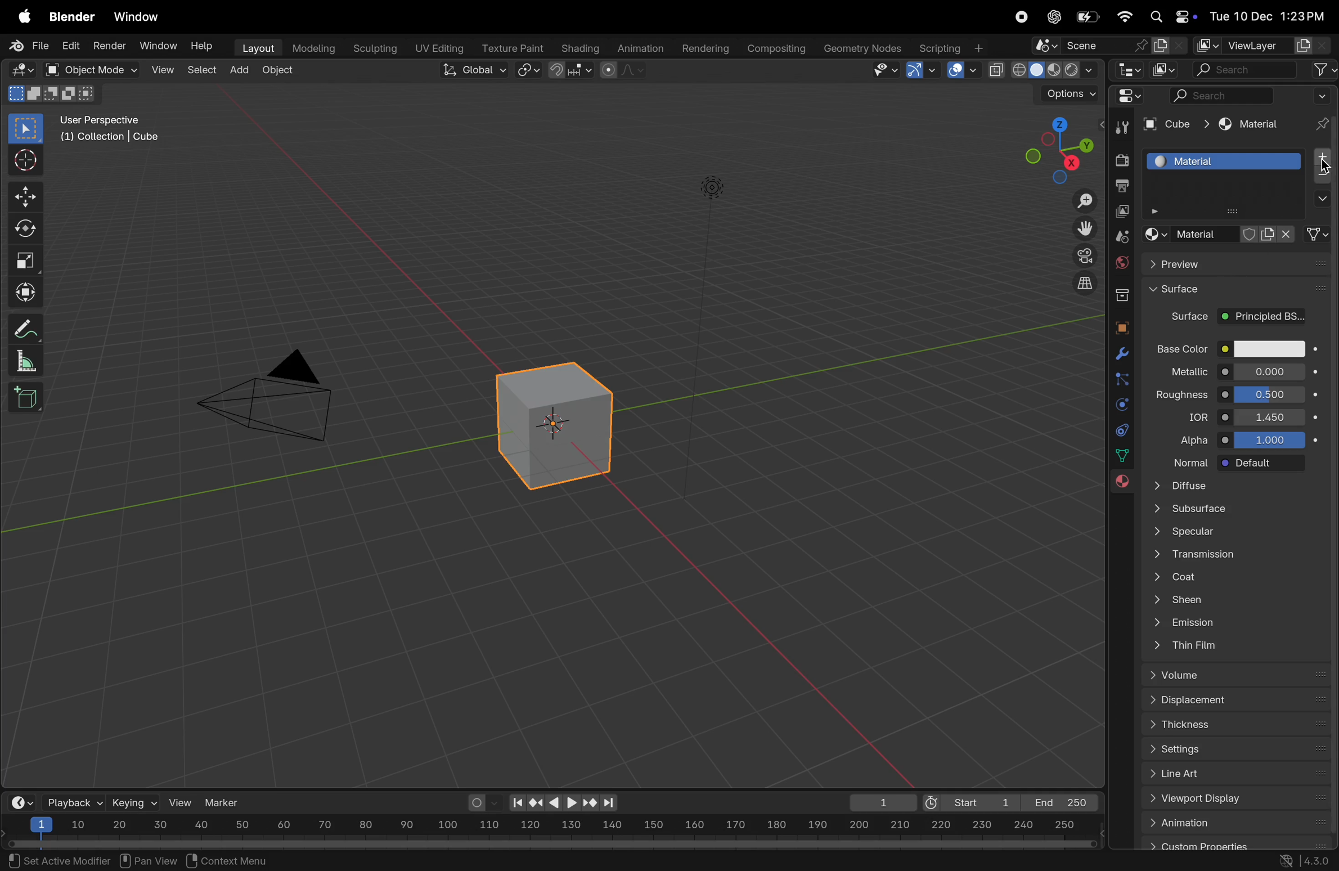 The width and height of the screenshot is (1339, 871). What do you see at coordinates (1122, 378) in the screenshot?
I see `bound` at bounding box center [1122, 378].